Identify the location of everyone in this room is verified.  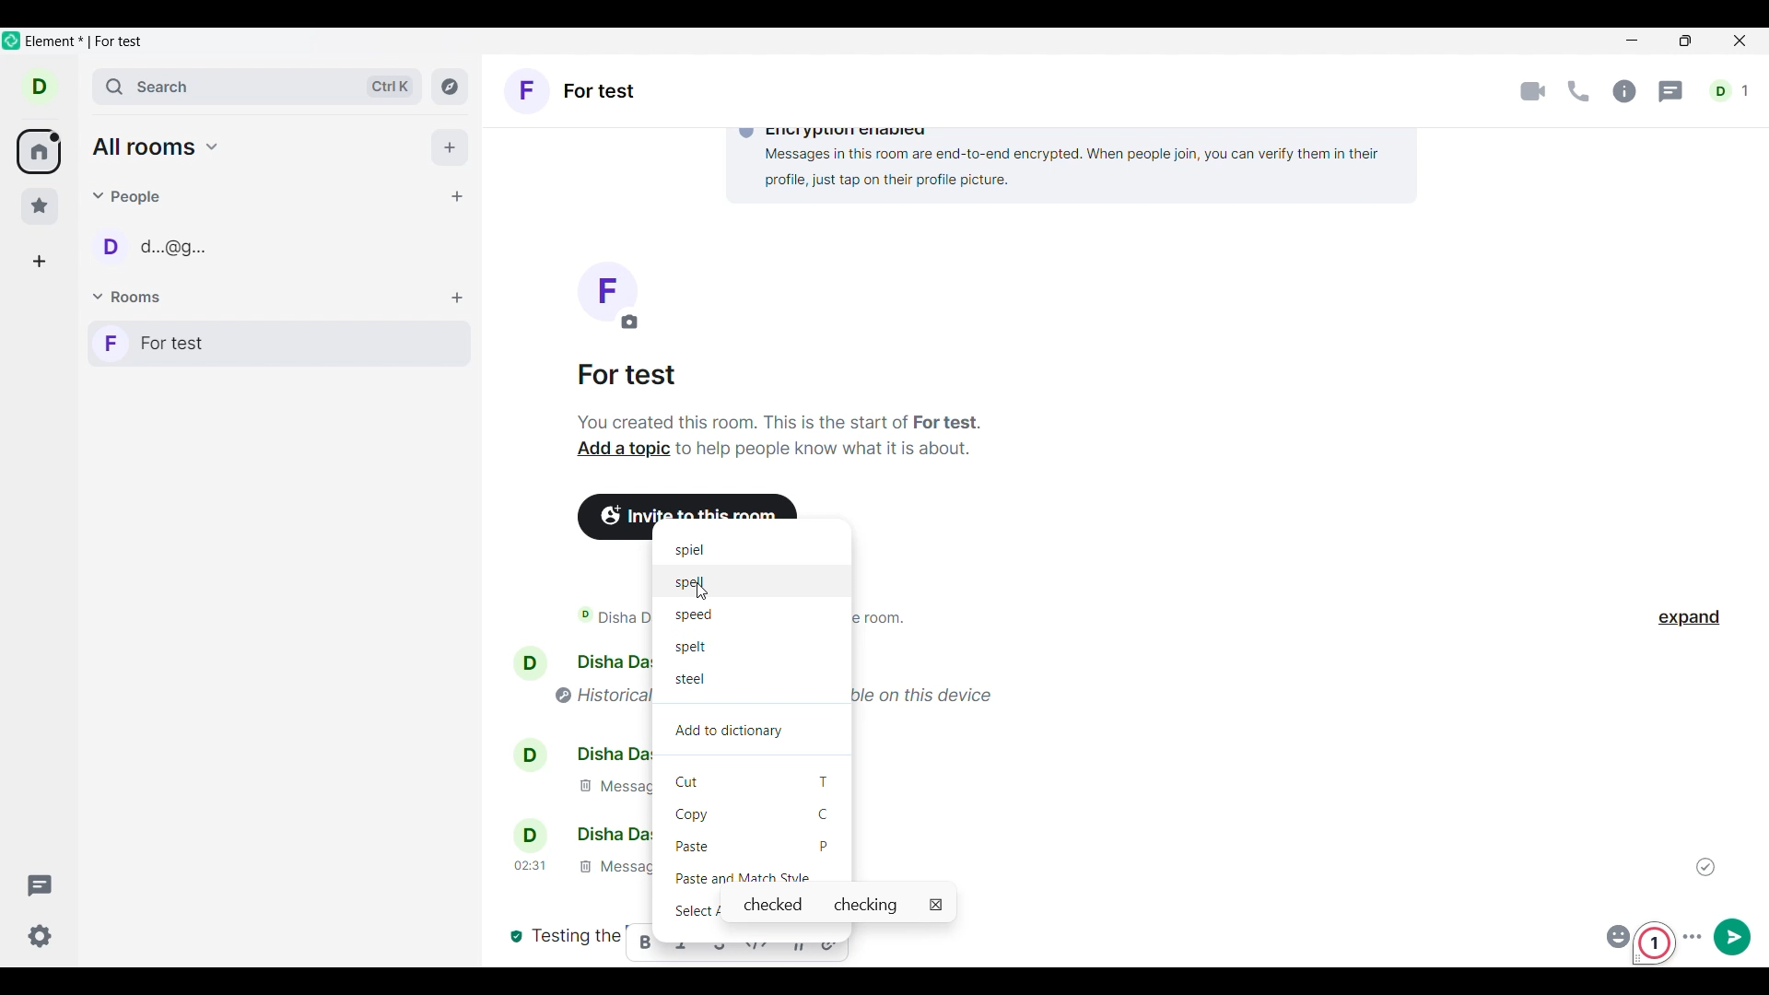
(514, 934).